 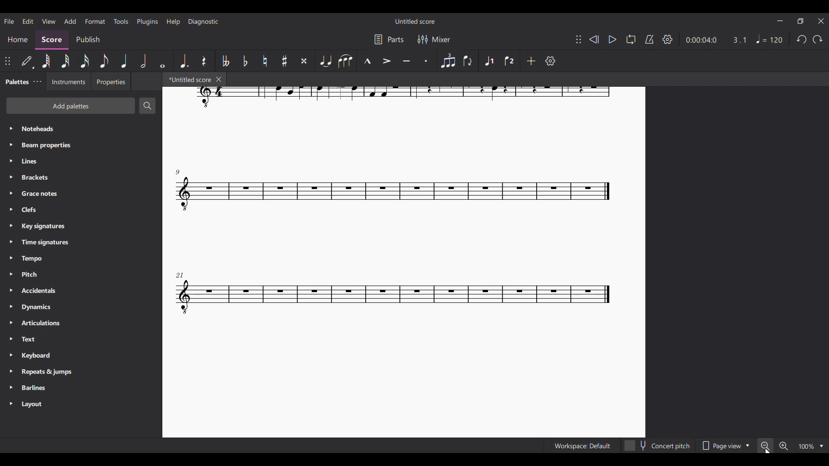 I want to click on Zoom in, so click(x=783, y=446).